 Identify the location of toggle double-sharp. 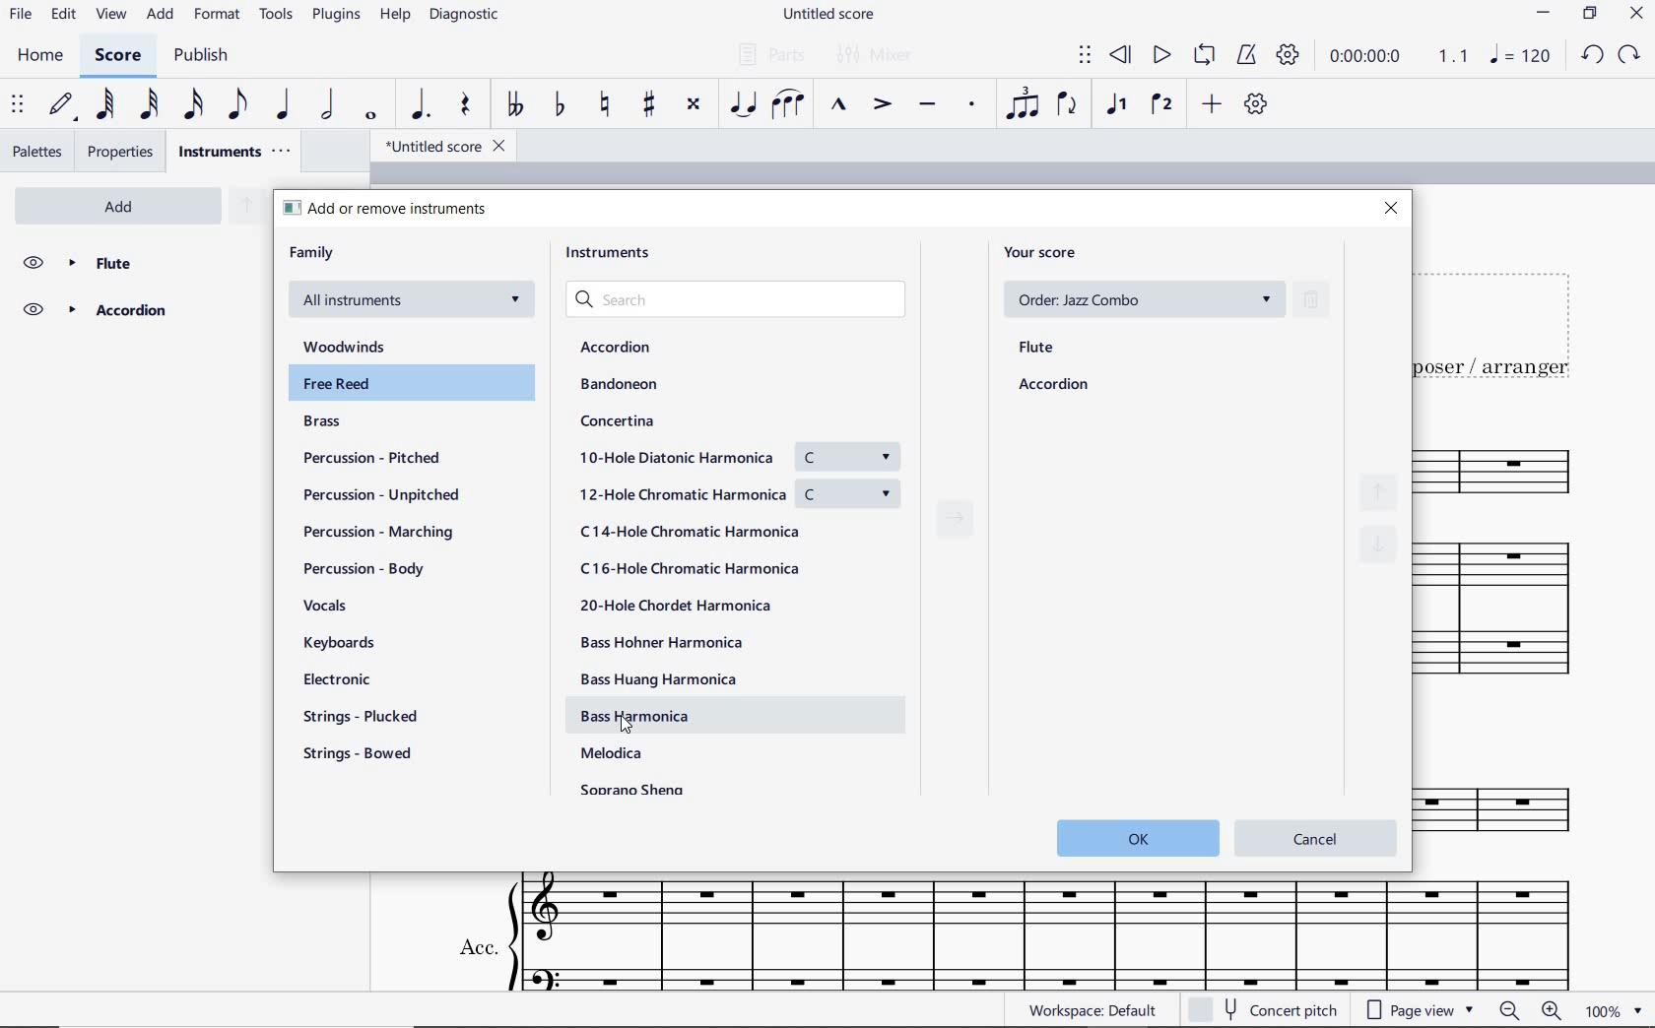
(694, 107).